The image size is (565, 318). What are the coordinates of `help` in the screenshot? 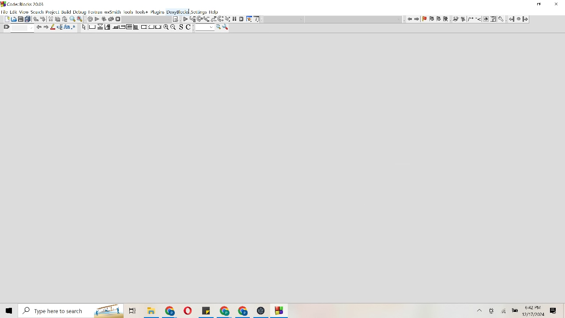 It's located at (214, 12).